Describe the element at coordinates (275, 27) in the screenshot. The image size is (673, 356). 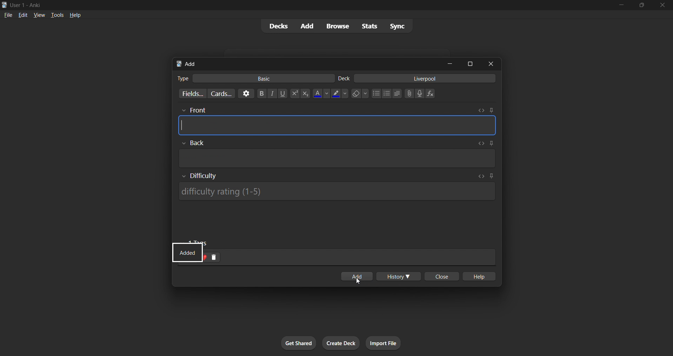
I see `decks` at that location.